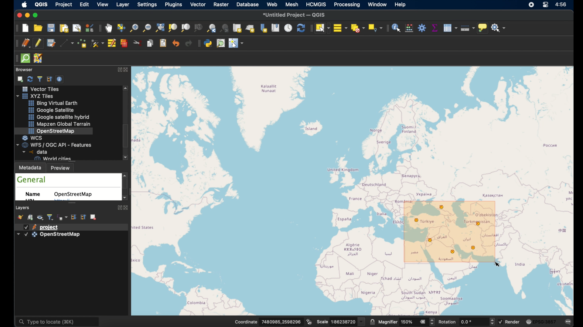 The height and width of the screenshot is (327, 583). Describe the element at coordinates (125, 174) in the screenshot. I see `scroll up arrow` at that location.